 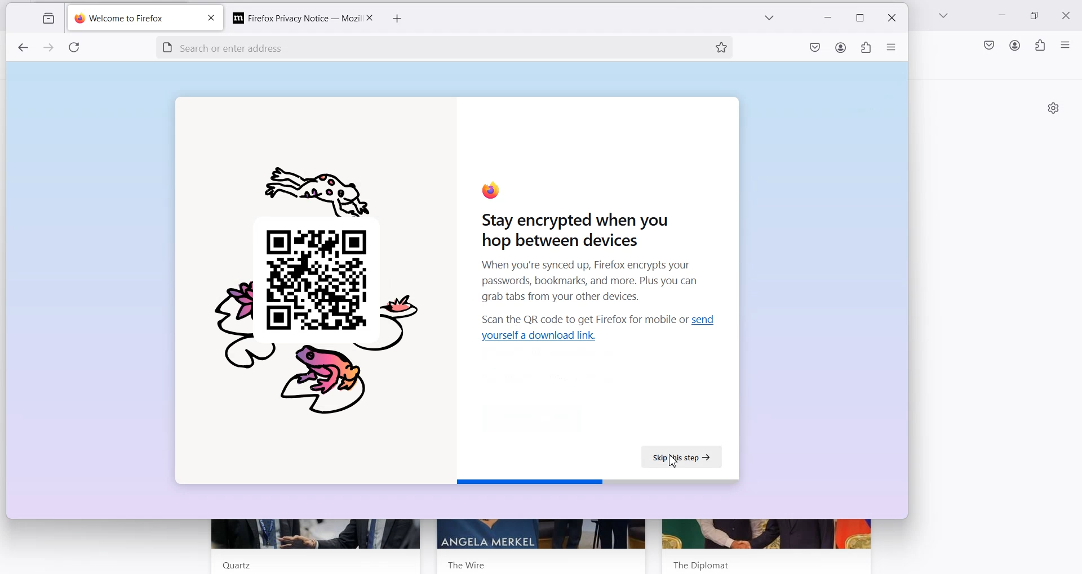 I want to click on List all tab, so click(x=944, y=16).